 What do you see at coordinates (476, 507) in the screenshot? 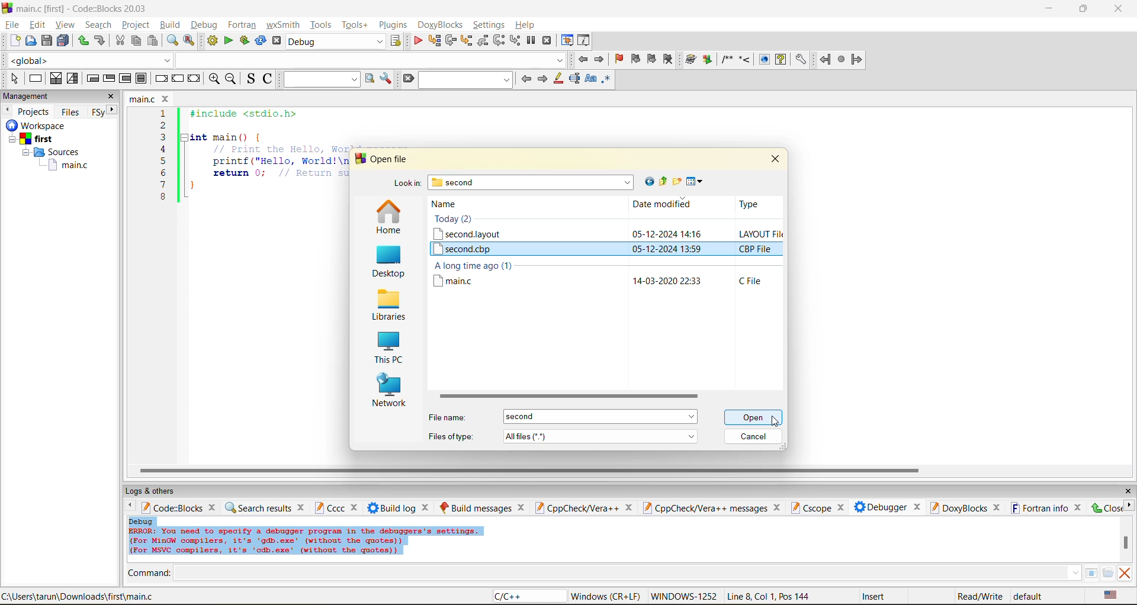
I see `build messages` at bounding box center [476, 507].